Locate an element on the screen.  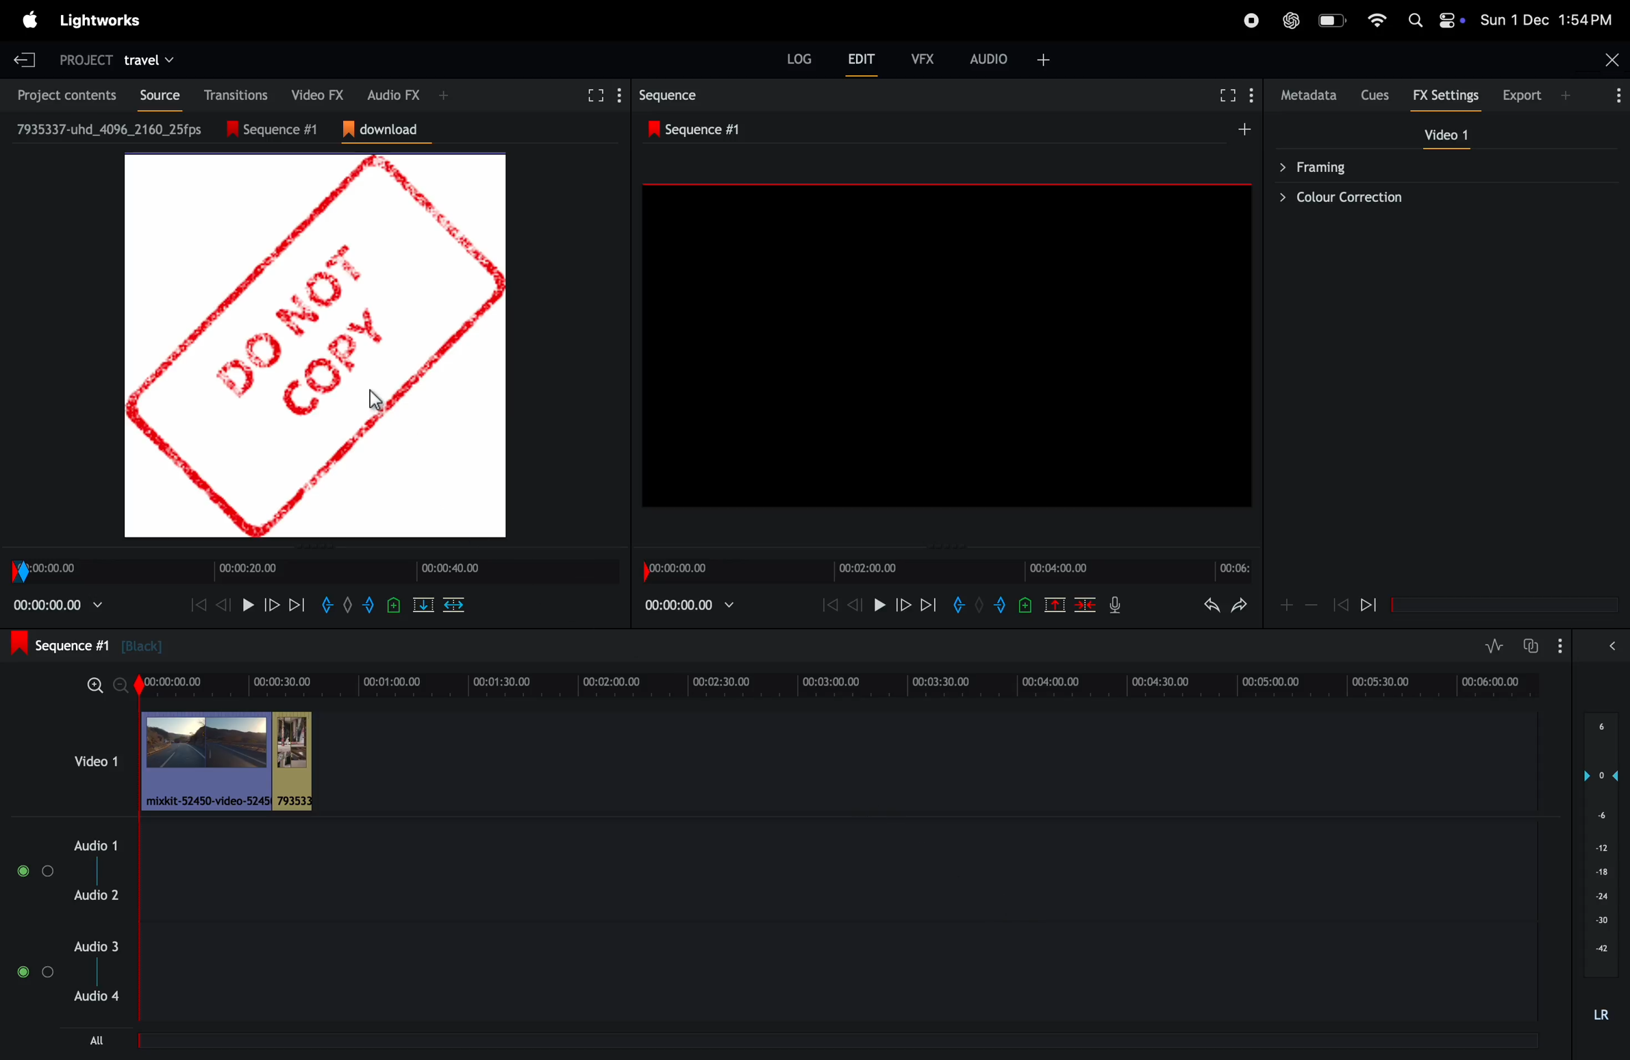
full screen is located at coordinates (593, 96).